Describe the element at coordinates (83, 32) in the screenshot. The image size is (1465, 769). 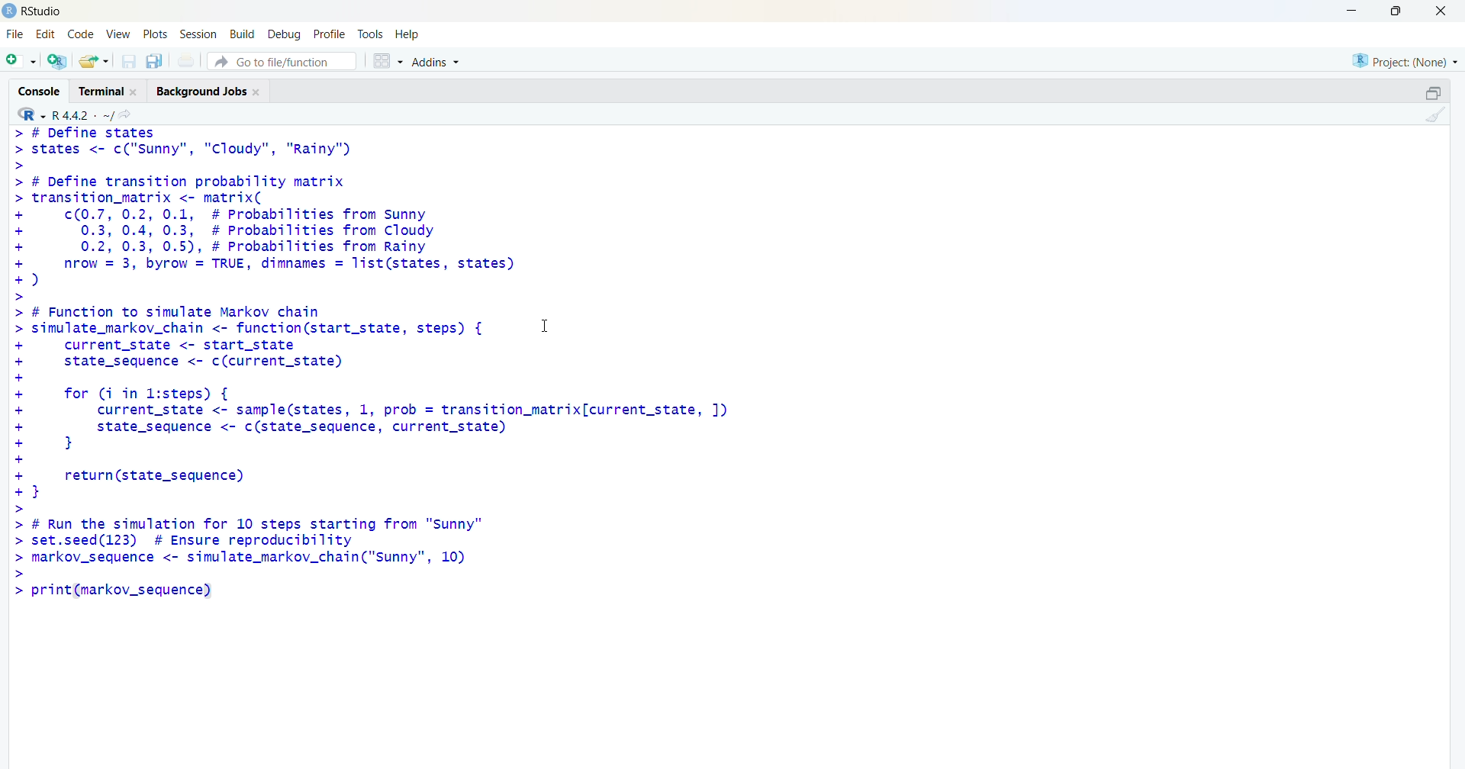
I see `code` at that location.